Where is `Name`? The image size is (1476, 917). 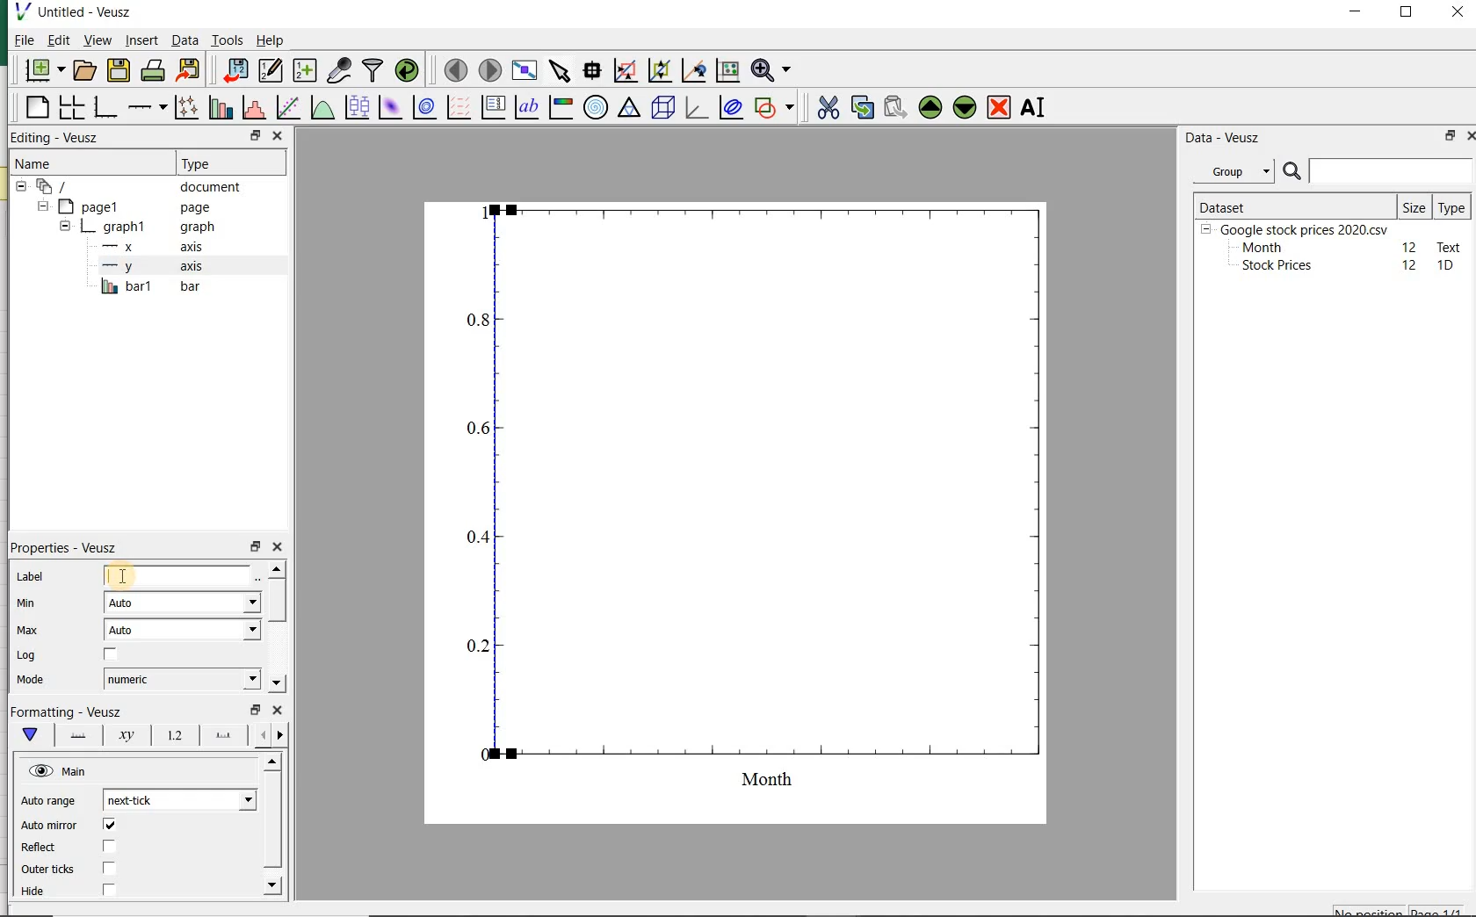
Name is located at coordinates (45, 163).